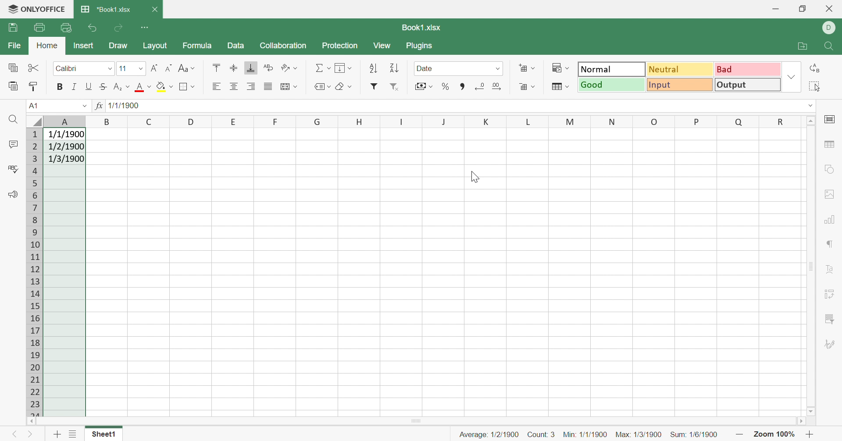 Image resolution: width=842 pixels, height=441 pixels. Describe the element at coordinates (831, 145) in the screenshot. I see `Table settings` at that location.